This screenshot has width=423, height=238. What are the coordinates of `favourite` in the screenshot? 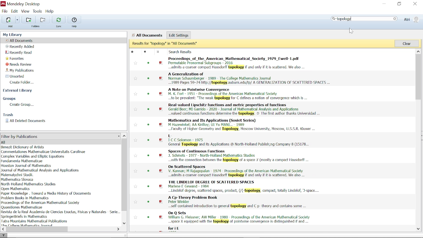 It's located at (135, 140).